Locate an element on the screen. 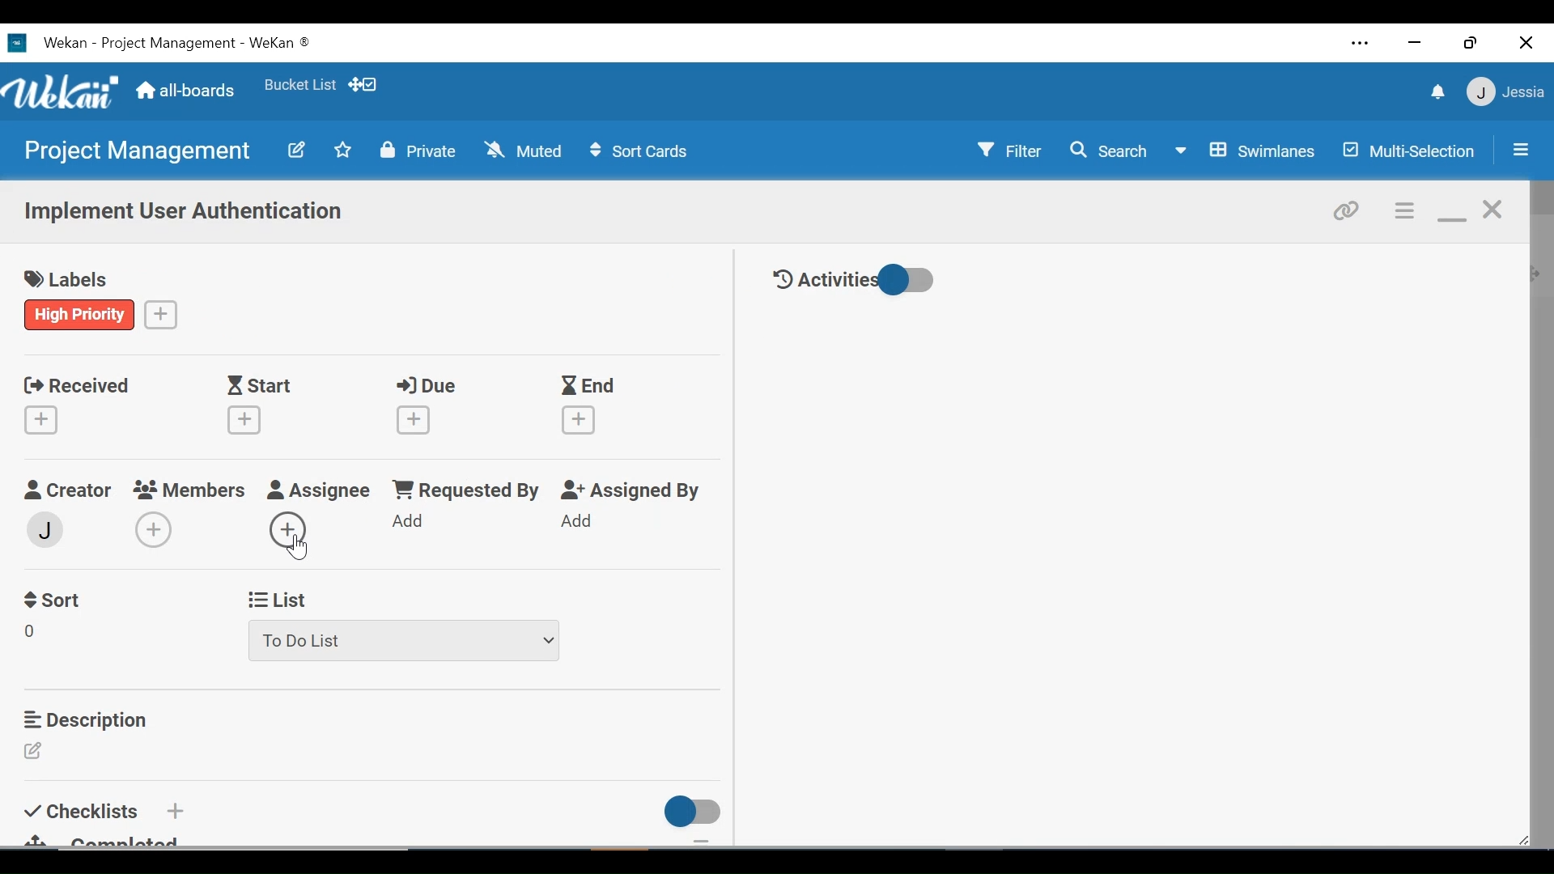 Image resolution: width=1554 pixels, height=874 pixels. Sort is located at coordinates (56, 598).